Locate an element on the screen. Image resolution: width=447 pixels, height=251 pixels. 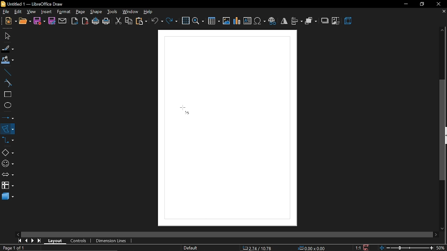
vertical scrollbar is located at coordinates (443, 130).